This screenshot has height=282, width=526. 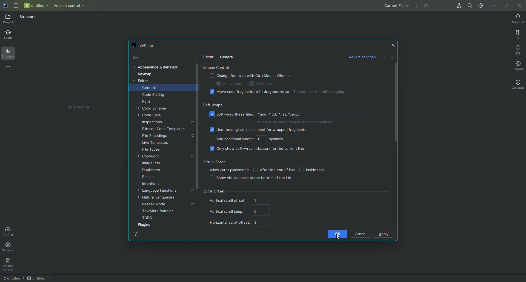 I want to click on Settings, so click(x=145, y=46).